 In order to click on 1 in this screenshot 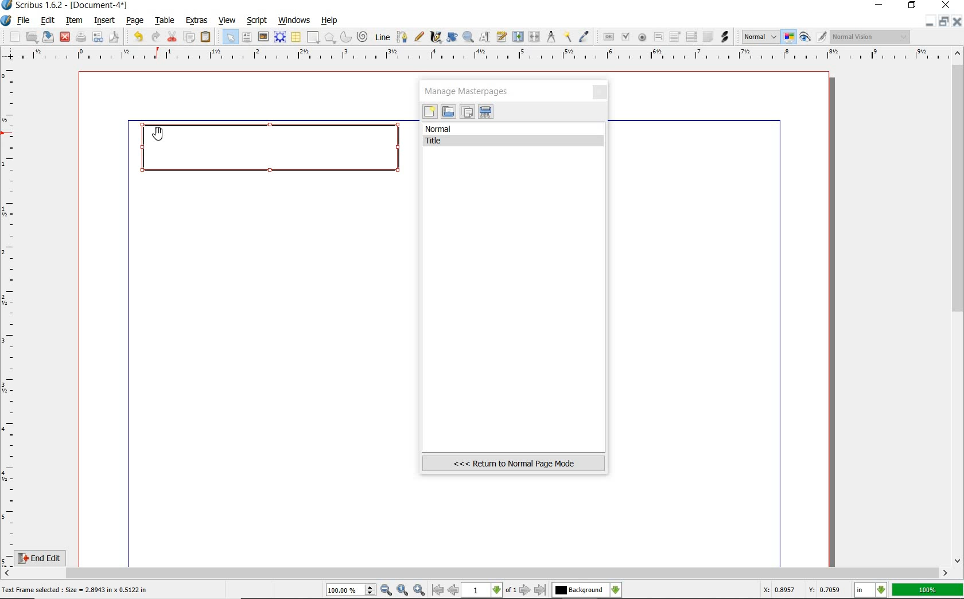, I will do `click(483, 590)`.